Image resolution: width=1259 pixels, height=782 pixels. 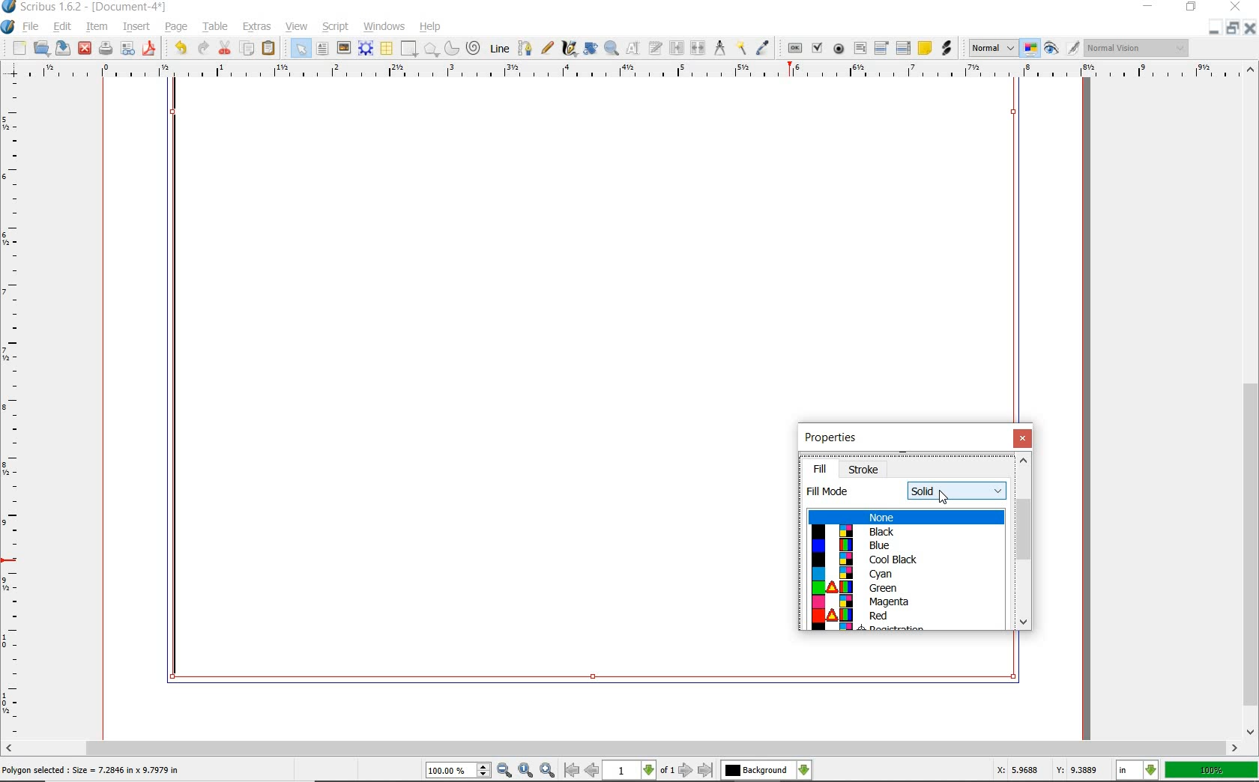 I want to click on link text frames, so click(x=674, y=47).